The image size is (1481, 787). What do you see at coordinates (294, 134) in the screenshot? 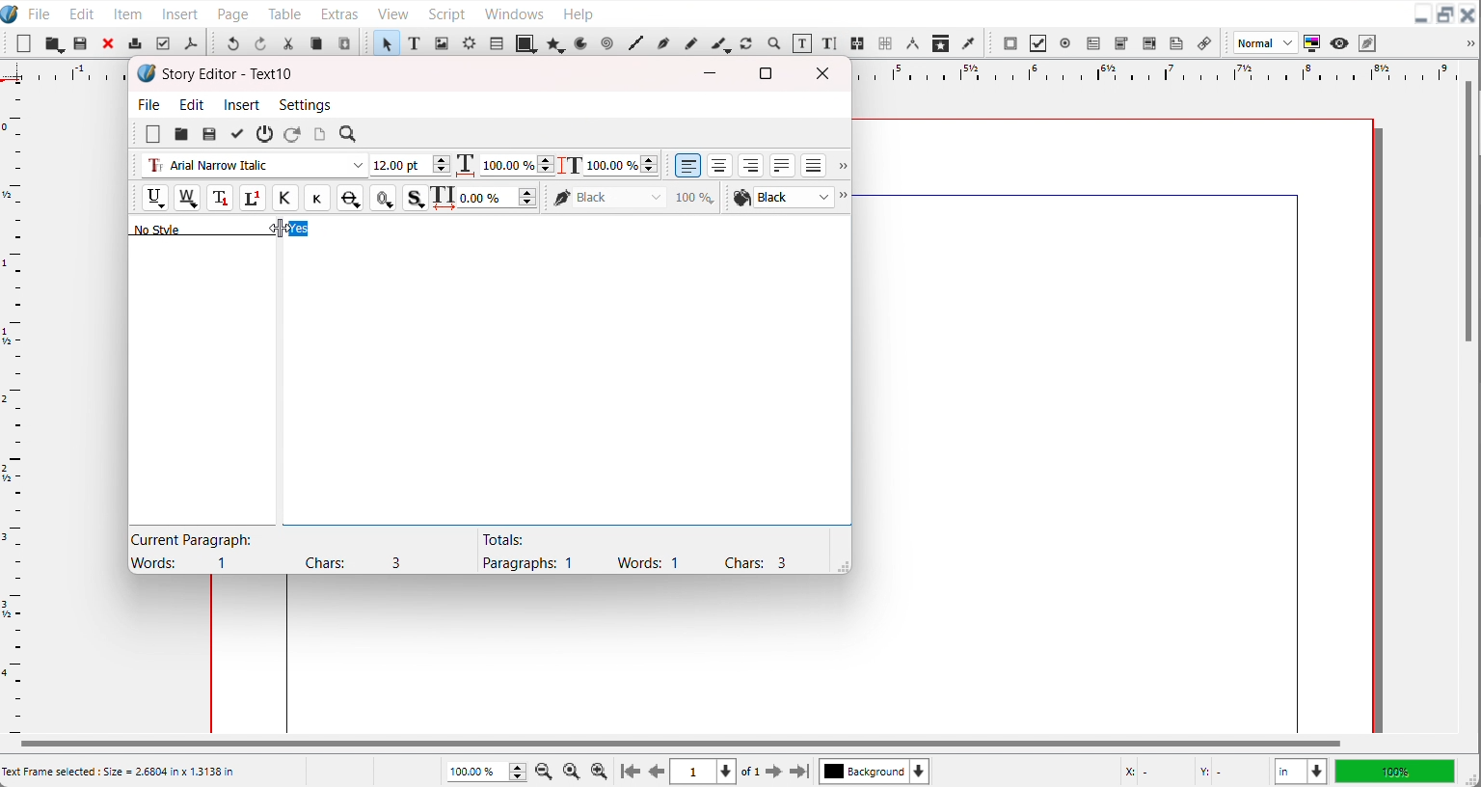
I see `Reload from the text frame` at bounding box center [294, 134].